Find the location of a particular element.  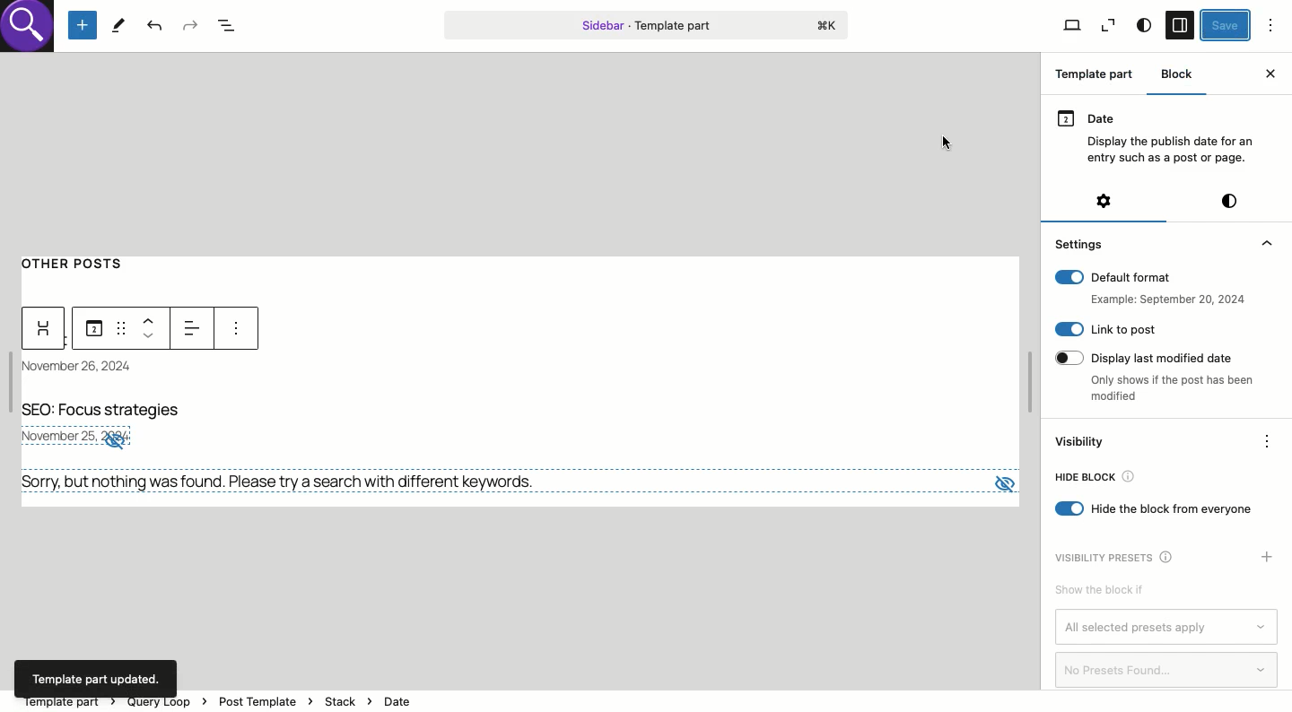

Template part updated is located at coordinates (98, 678).